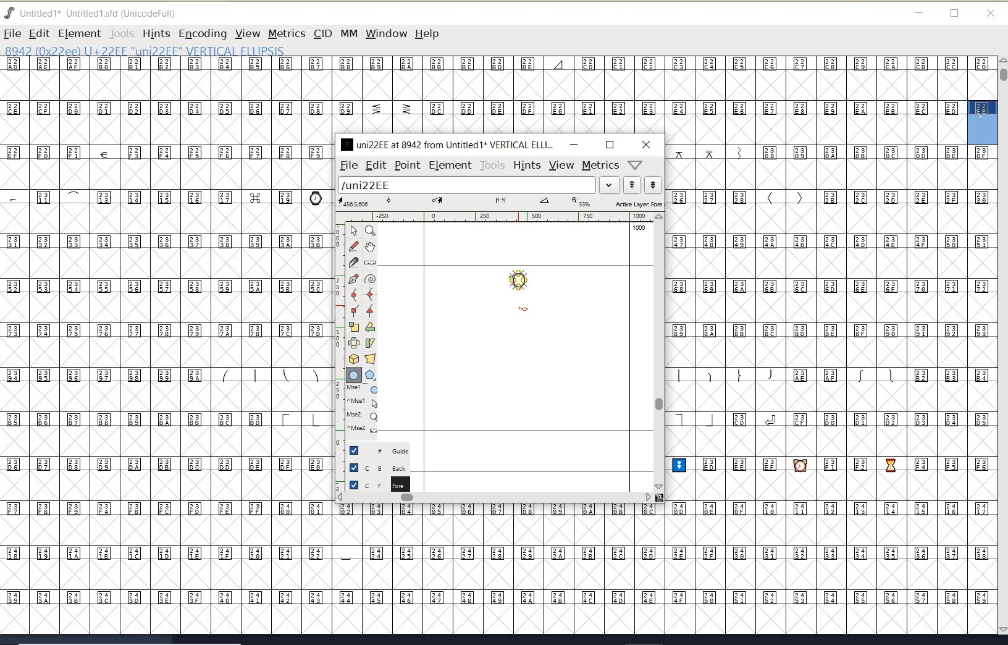 The height and width of the screenshot is (645, 1008). What do you see at coordinates (39, 33) in the screenshot?
I see `EDIT` at bounding box center [39, 33].